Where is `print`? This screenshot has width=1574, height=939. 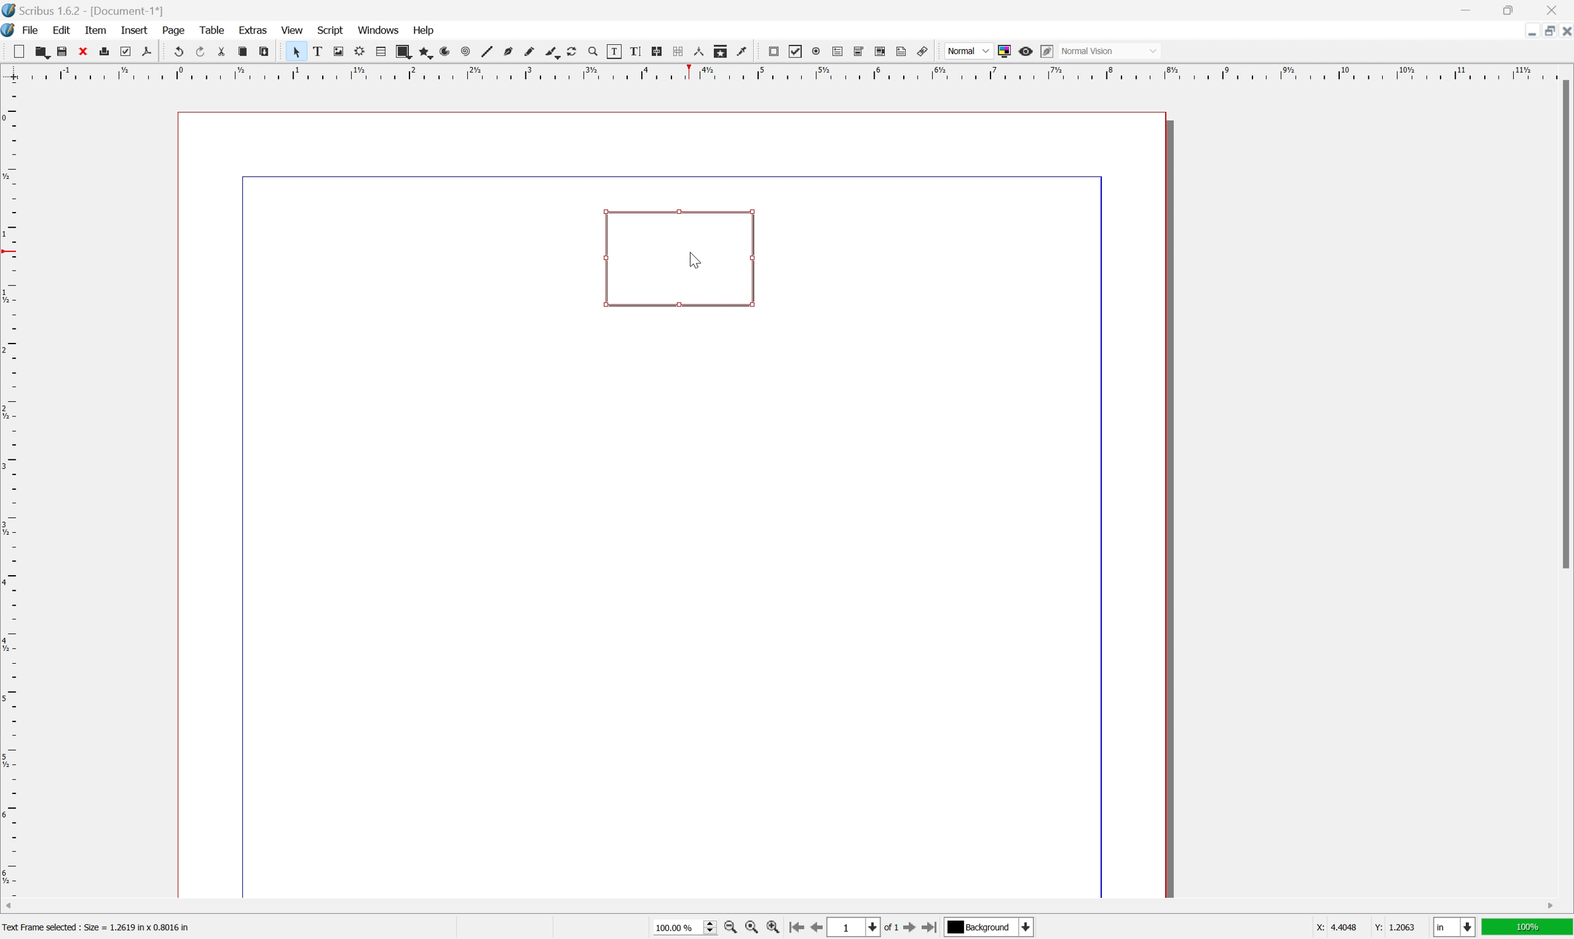 print is located at coordinates (104, 51).